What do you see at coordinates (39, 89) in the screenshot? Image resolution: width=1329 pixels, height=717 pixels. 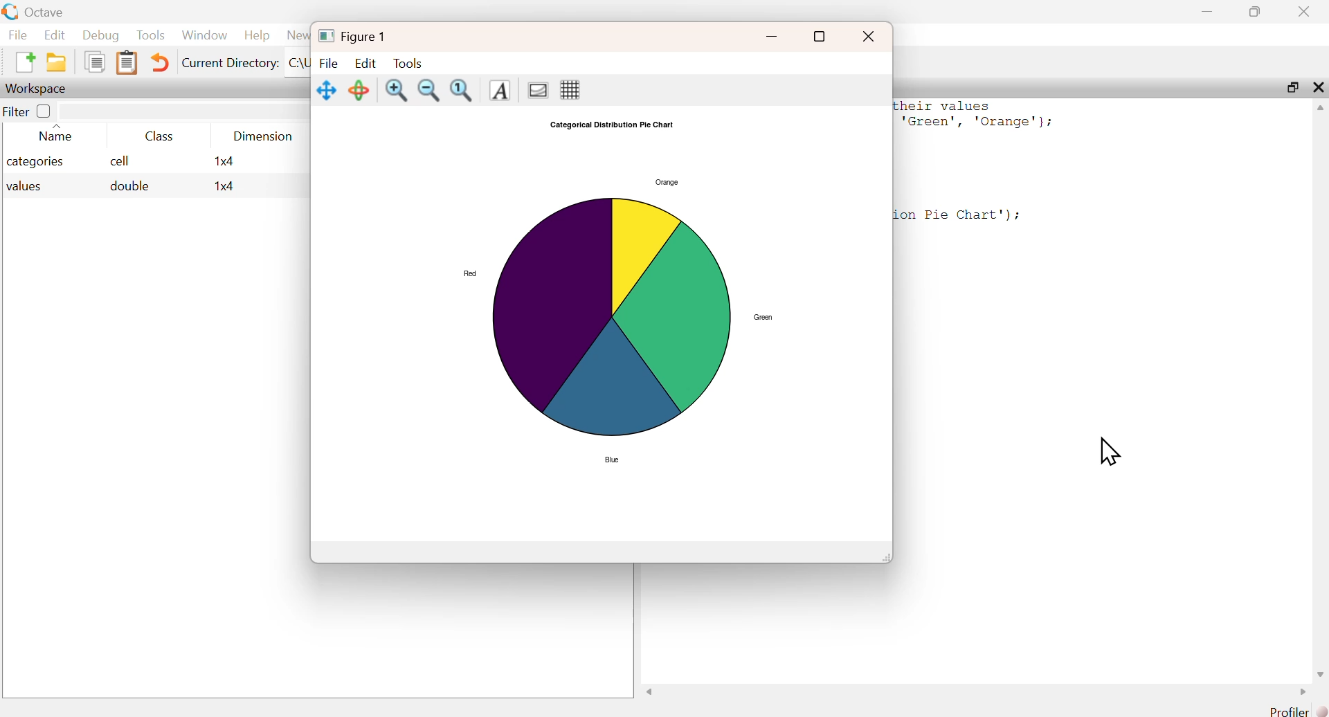 I see `Workspace` at bounding box center [39, 89].